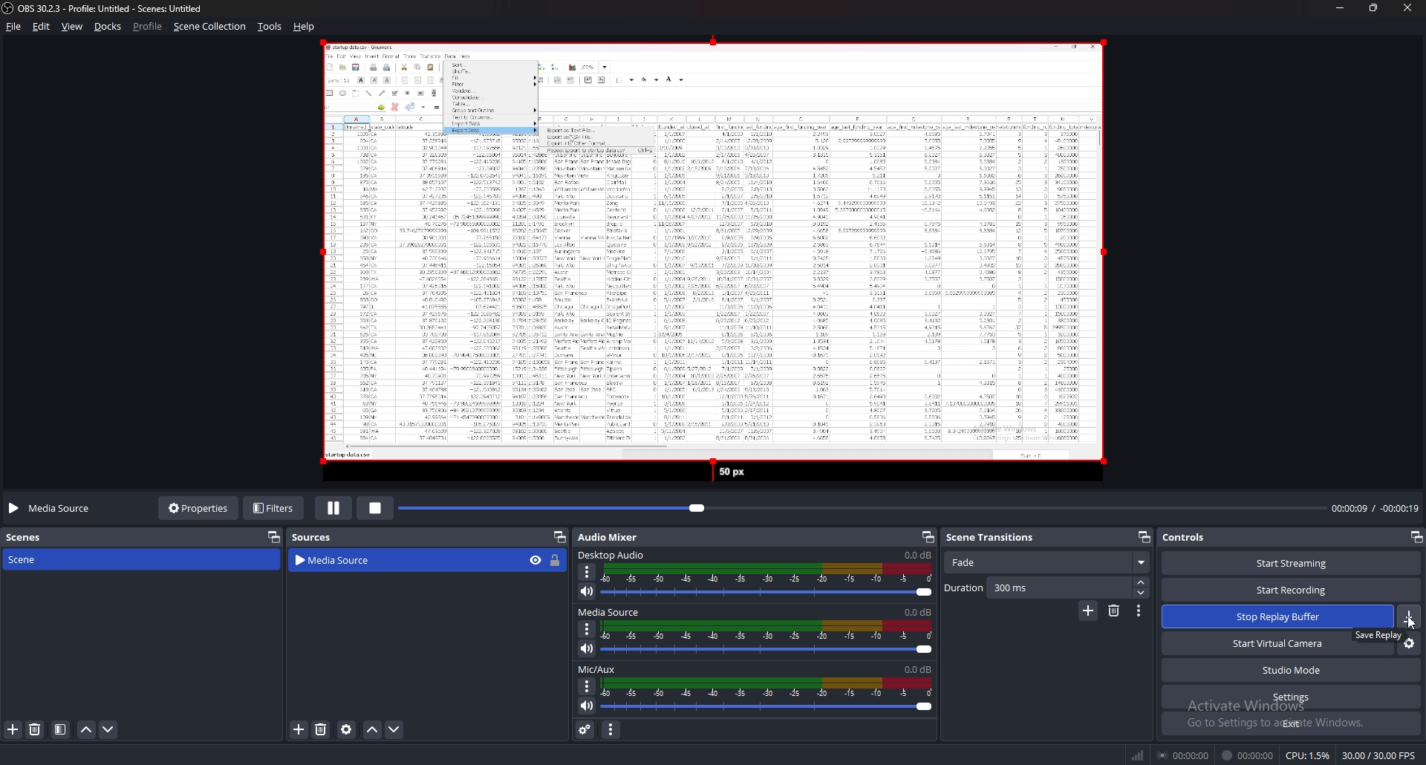 The width and height of the screenshot is (1426, 765). What do you see at coordinates (269, 27) in the screenshot?
I see `tools` at bounding box center [269, 27].